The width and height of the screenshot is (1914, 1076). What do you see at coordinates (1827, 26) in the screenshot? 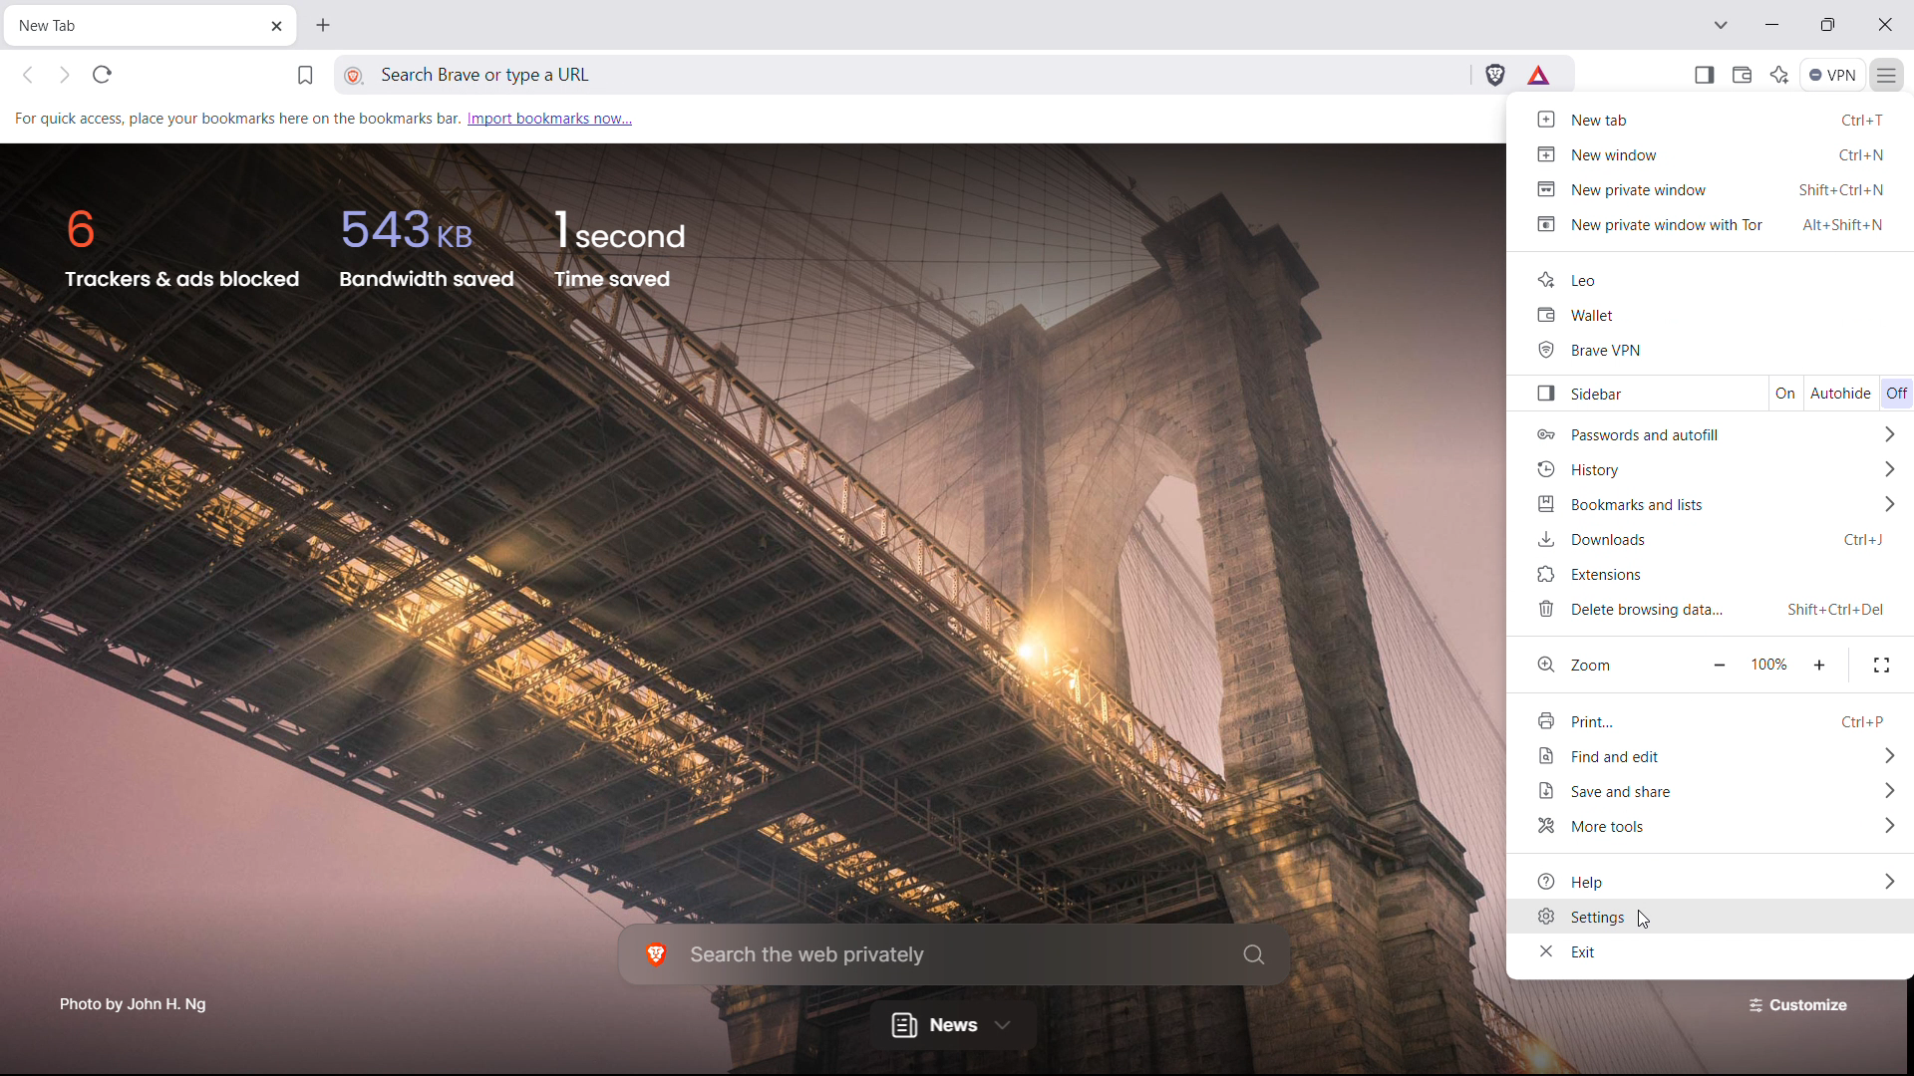
I see `maximize` at bounding box center [1827, 26].